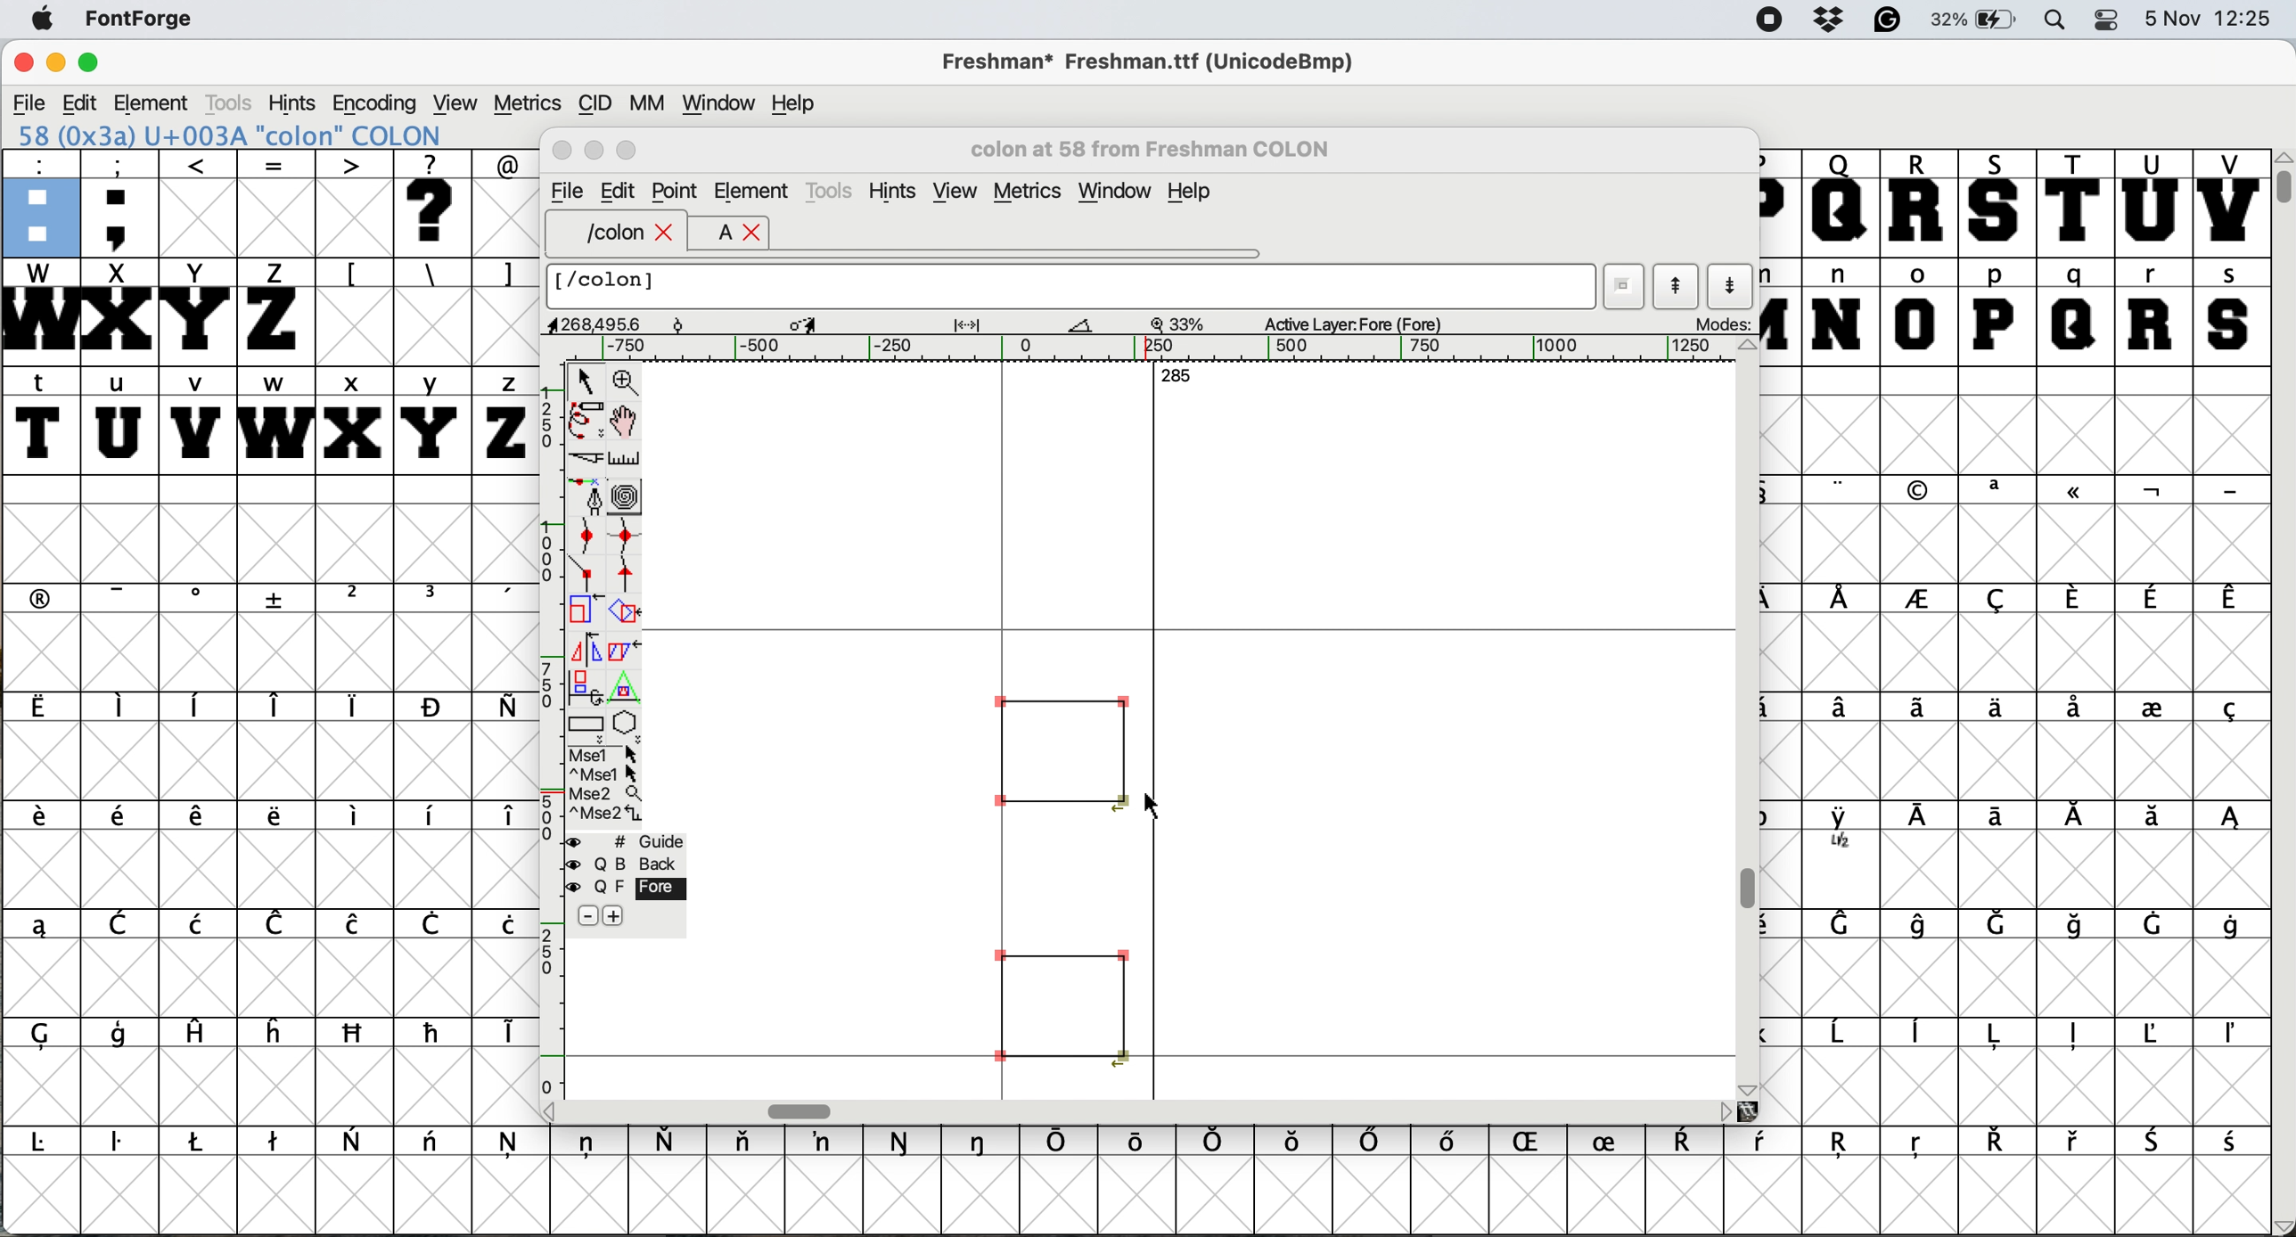  I want to click on symbol, so click(276, 1031).